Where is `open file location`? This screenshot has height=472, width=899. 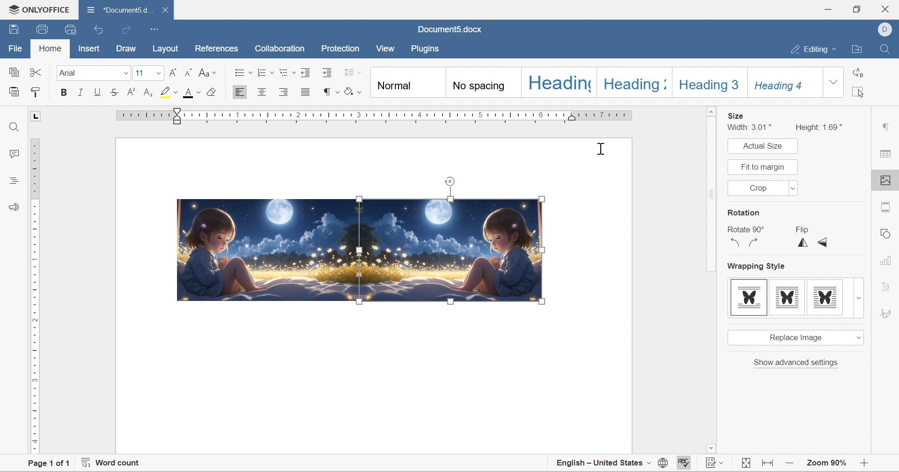 open file location is located at coordinates (859, 49).